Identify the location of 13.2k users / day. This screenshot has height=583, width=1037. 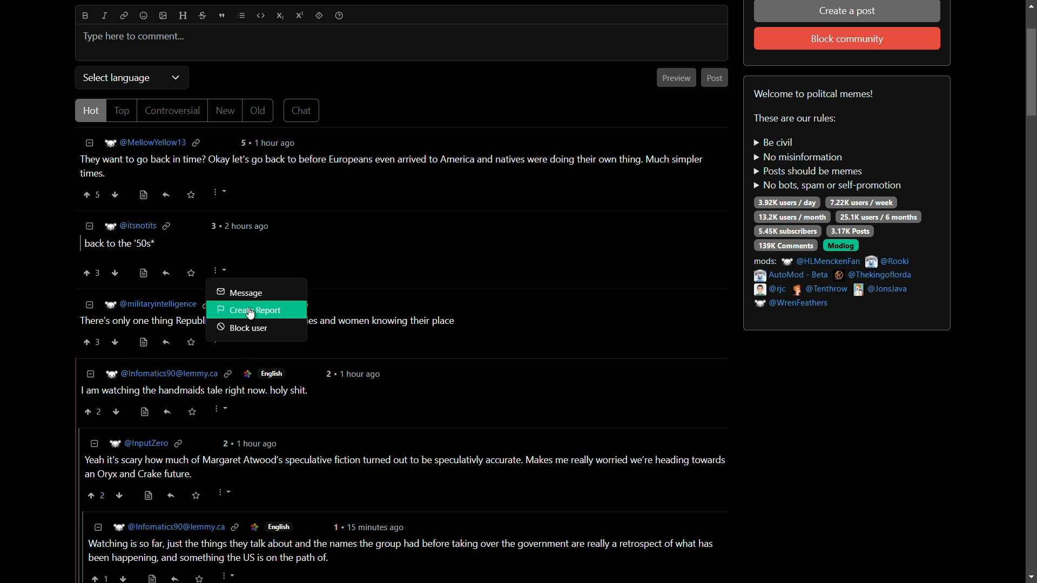
(791, 216).